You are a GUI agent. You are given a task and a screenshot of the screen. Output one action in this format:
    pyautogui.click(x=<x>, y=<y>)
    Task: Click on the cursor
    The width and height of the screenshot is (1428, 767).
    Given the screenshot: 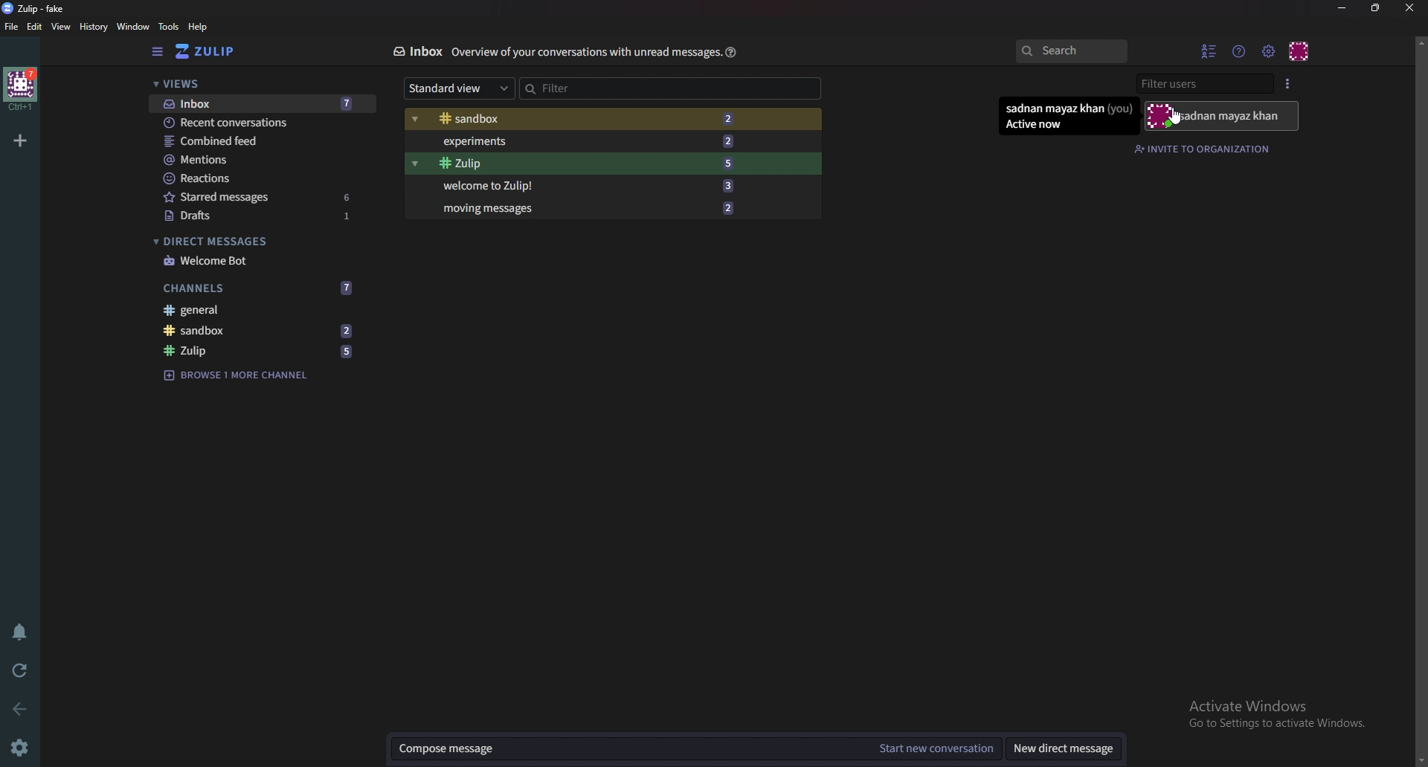 What is the action you would take?
    pyautogui.click(x=1174, y=120)
    